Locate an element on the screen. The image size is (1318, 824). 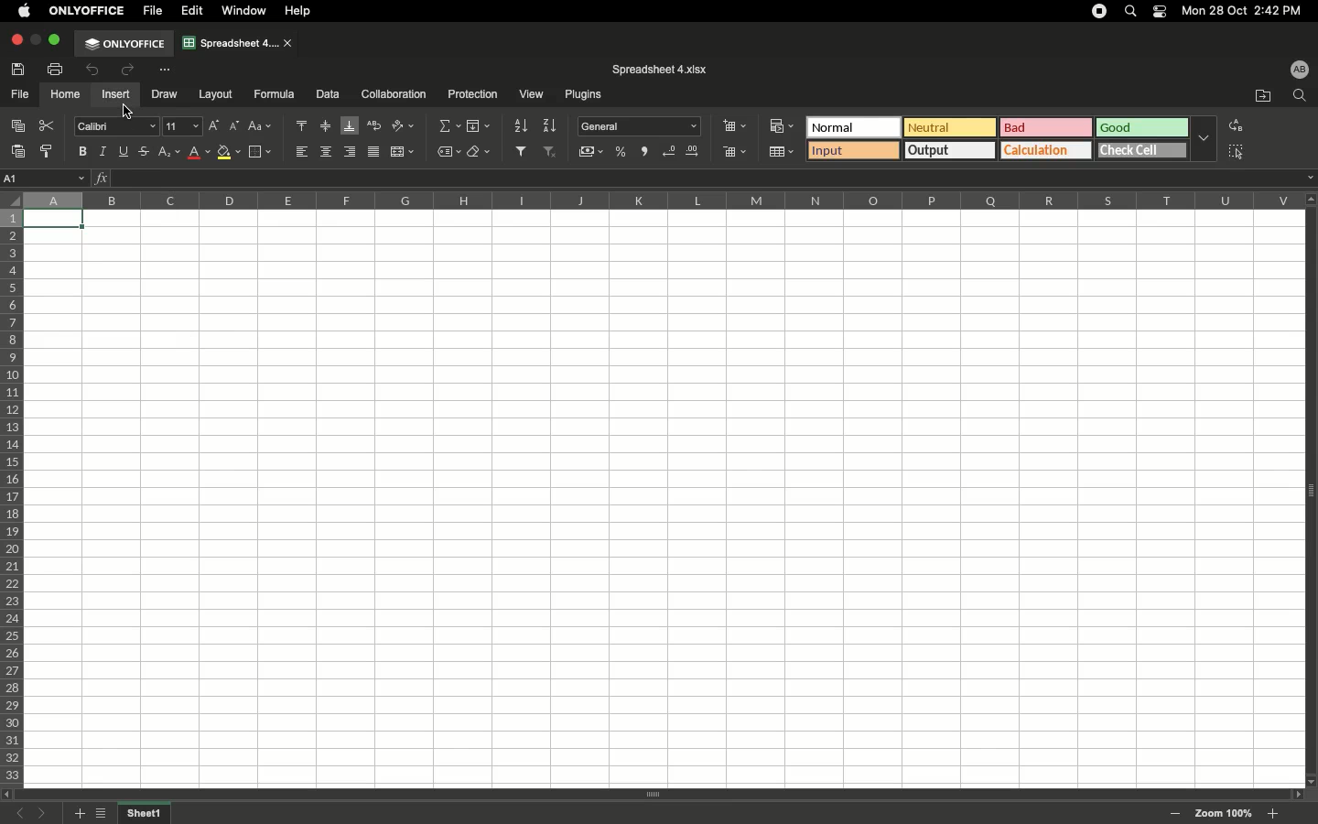
Window is located at coordinates (247, 11).